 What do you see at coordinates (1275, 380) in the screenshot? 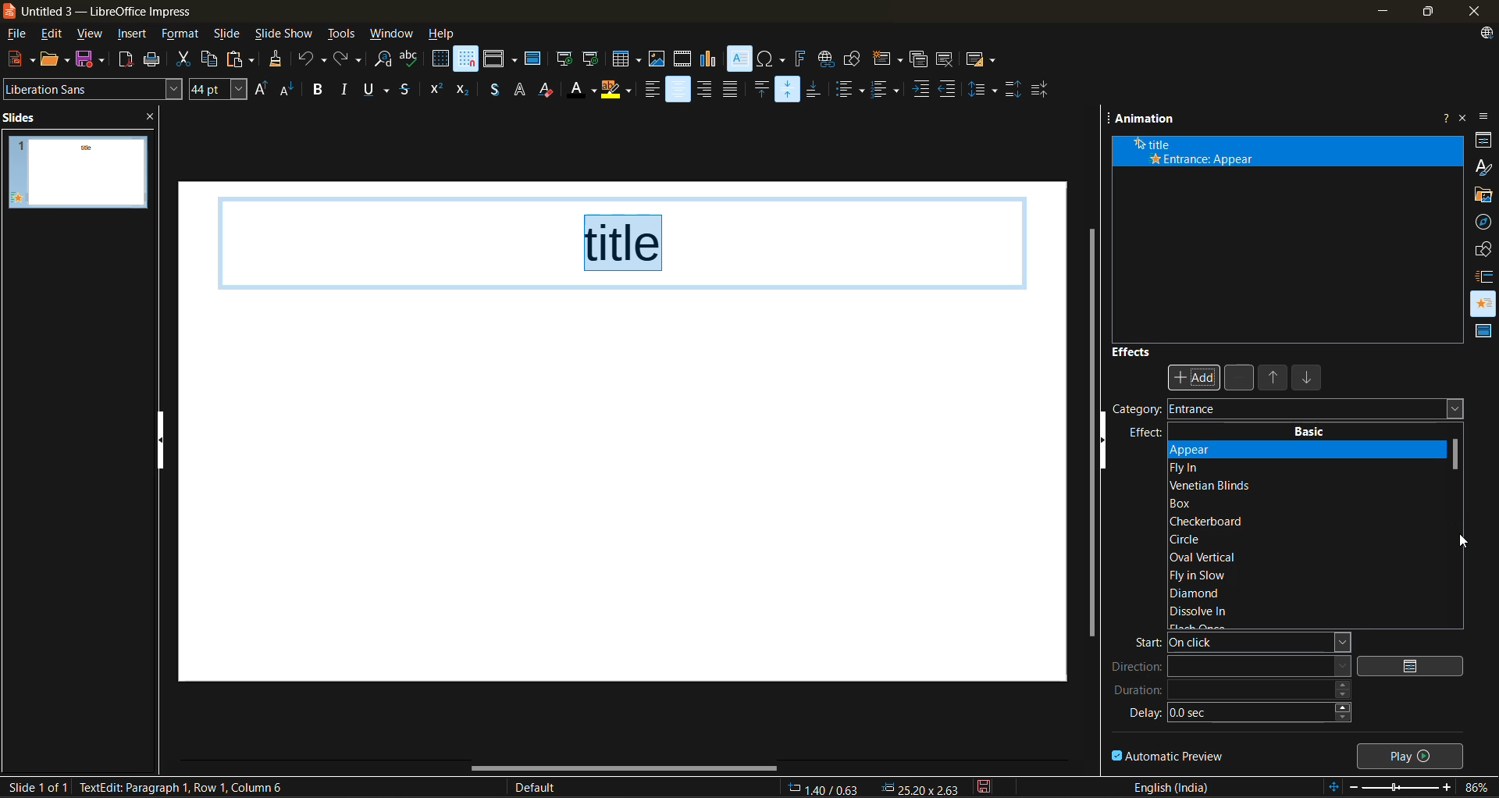
I see `move up` at bounding box center [1275, 380].